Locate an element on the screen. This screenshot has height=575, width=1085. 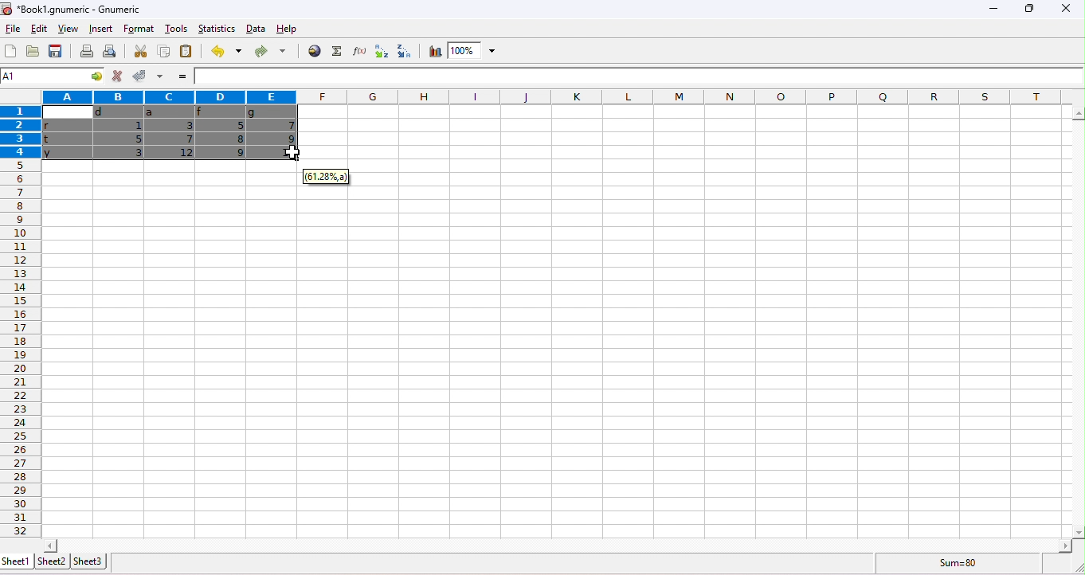
= is located at coordinates (184, 76).